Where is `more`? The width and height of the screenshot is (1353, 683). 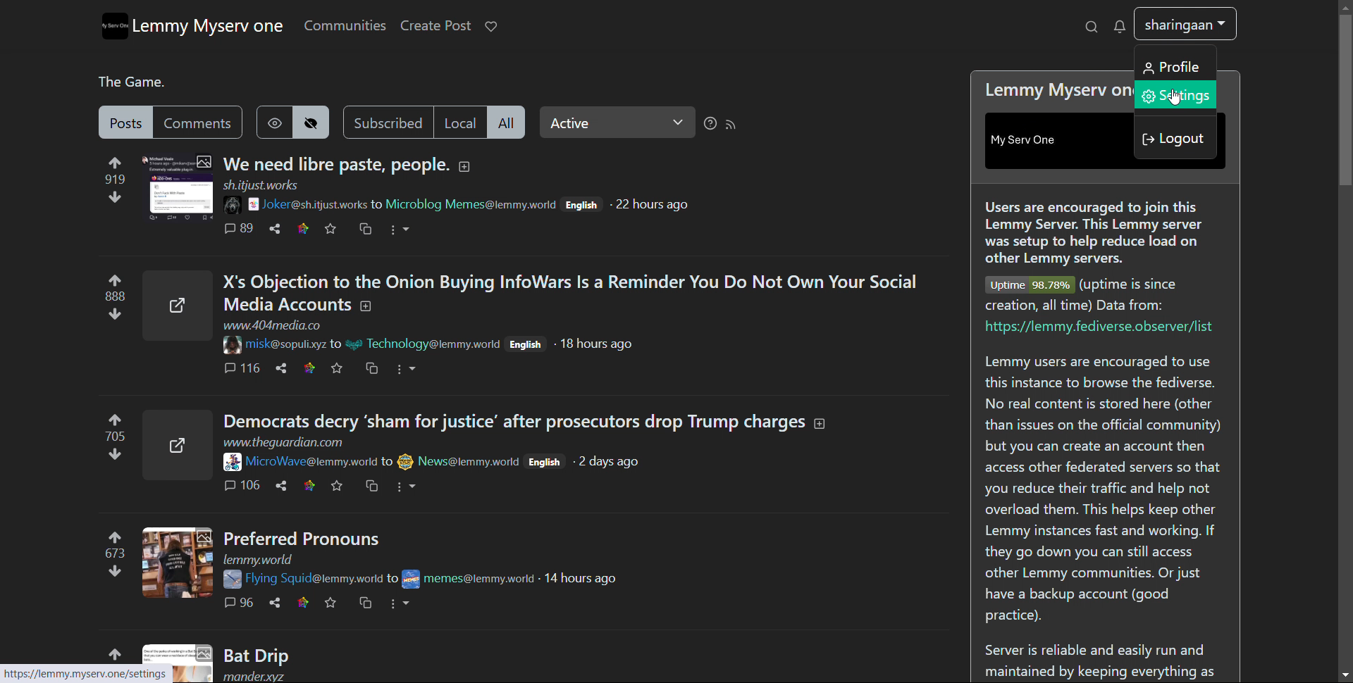
more is located at coordinates (399, 230).